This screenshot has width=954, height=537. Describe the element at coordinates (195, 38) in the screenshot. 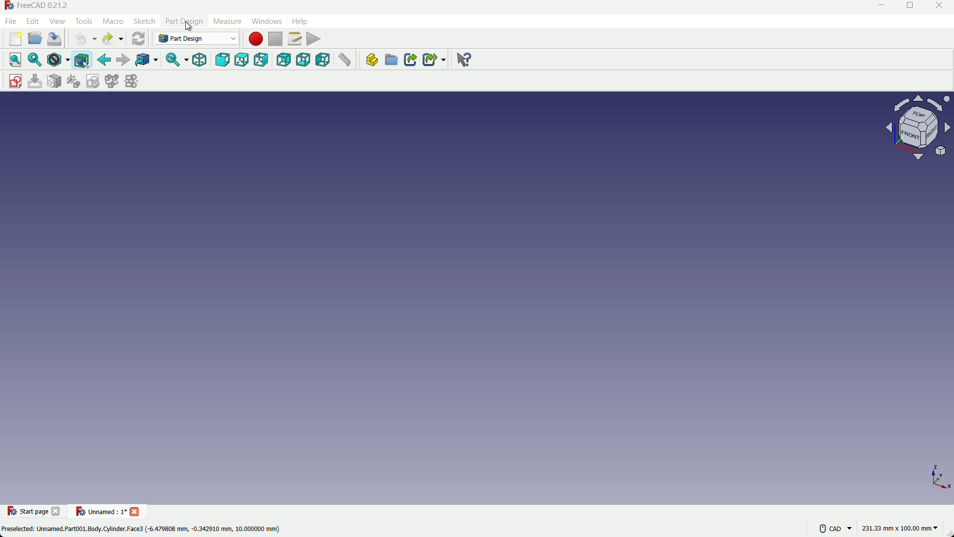

I see `switch workbenches` at that location.